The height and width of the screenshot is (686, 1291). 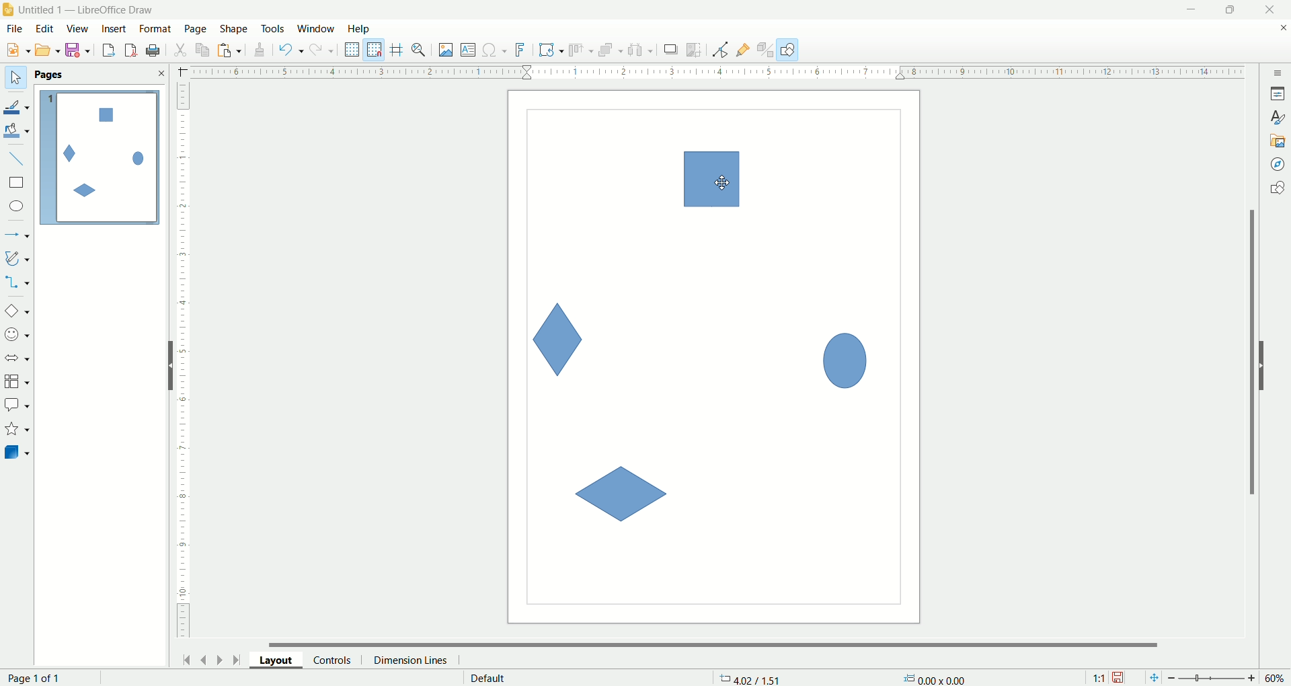 What do you see at coordinates (116, 29) in the screenshot?
I see `insert` at bounding box center [116, 29].